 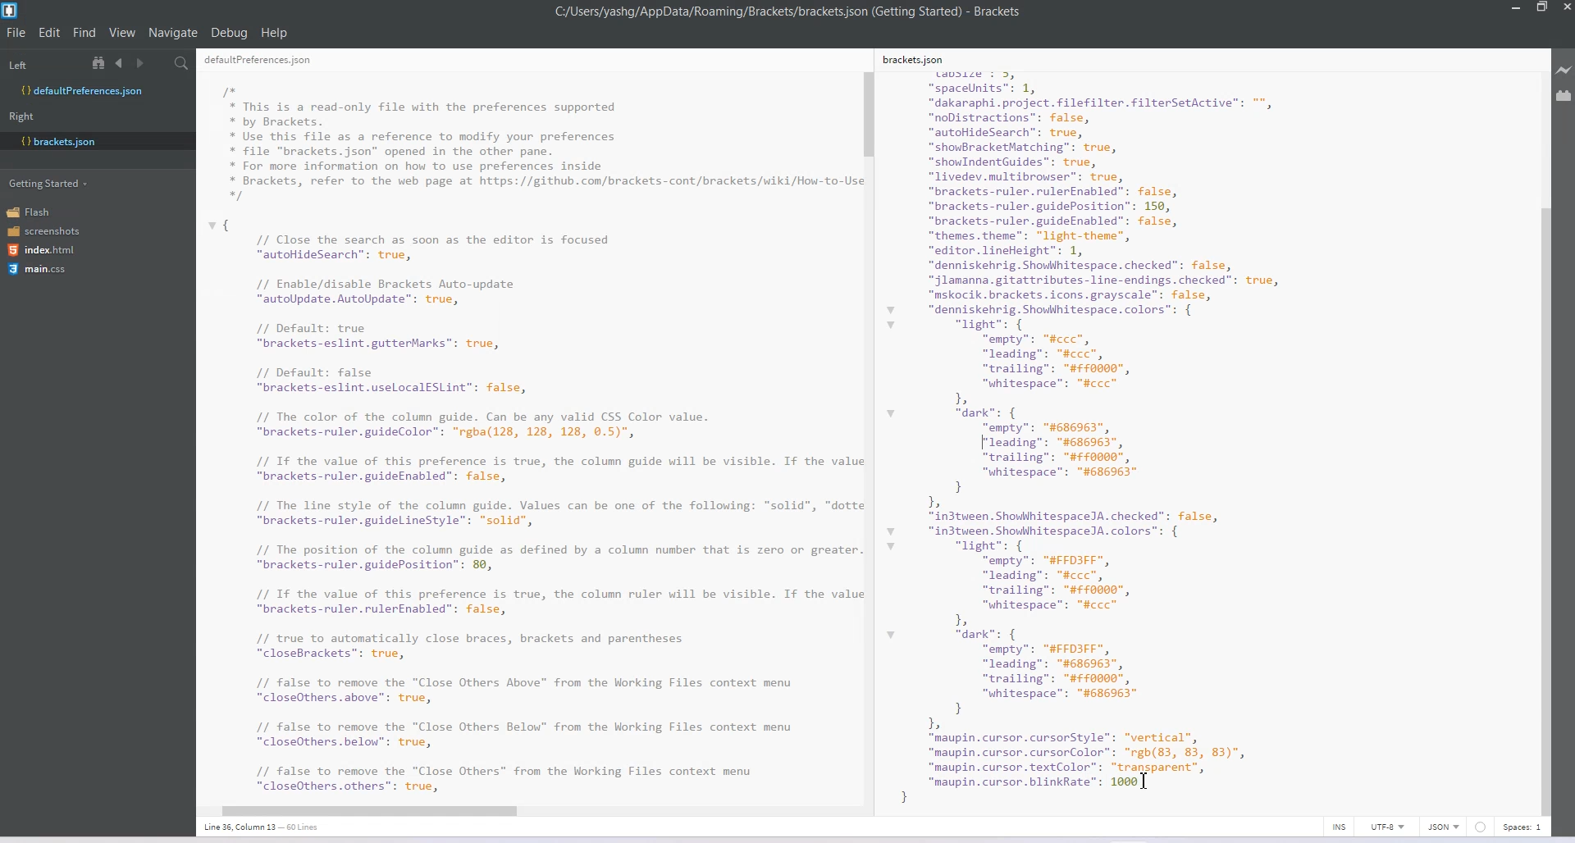 What do you see at coordinates (1445, 827) in the screenshot?
I see `JSON` at bounding box center [1445, 827].